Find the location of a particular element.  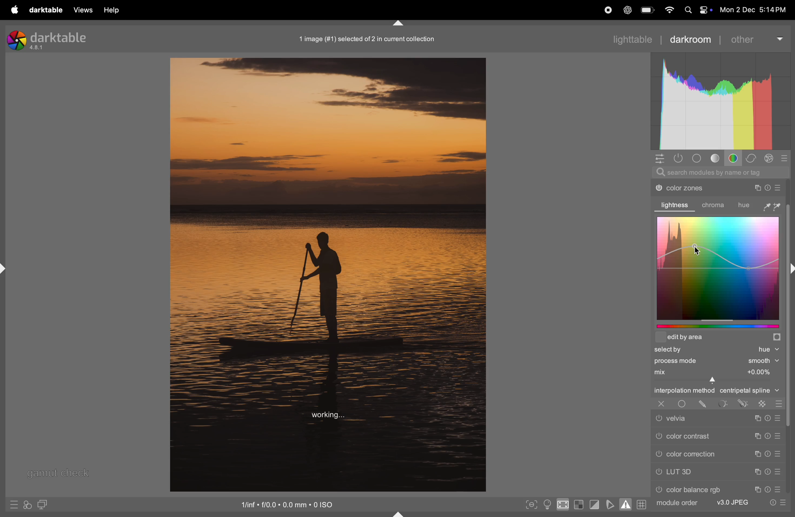

 is located at coordinates (679, 157).